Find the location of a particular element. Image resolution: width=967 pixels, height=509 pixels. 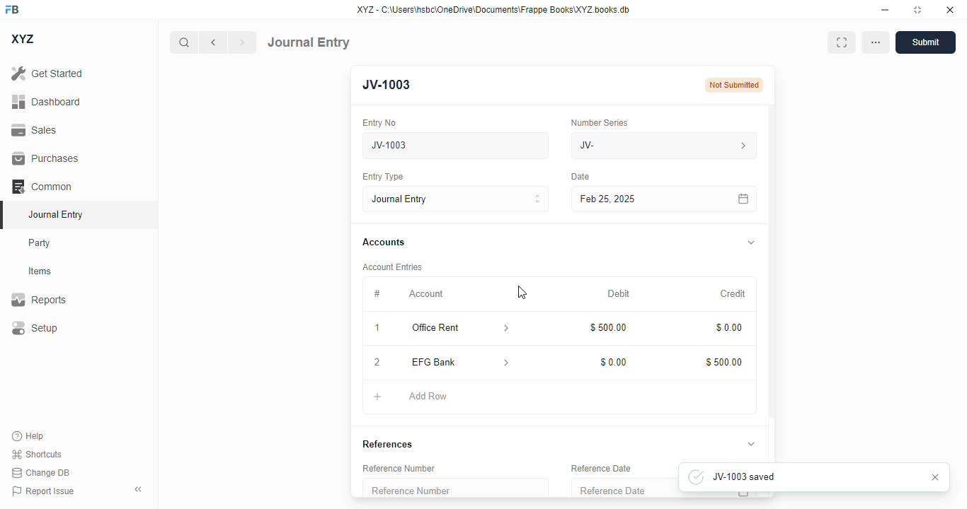

reference number is located at coordinates (455, 488).